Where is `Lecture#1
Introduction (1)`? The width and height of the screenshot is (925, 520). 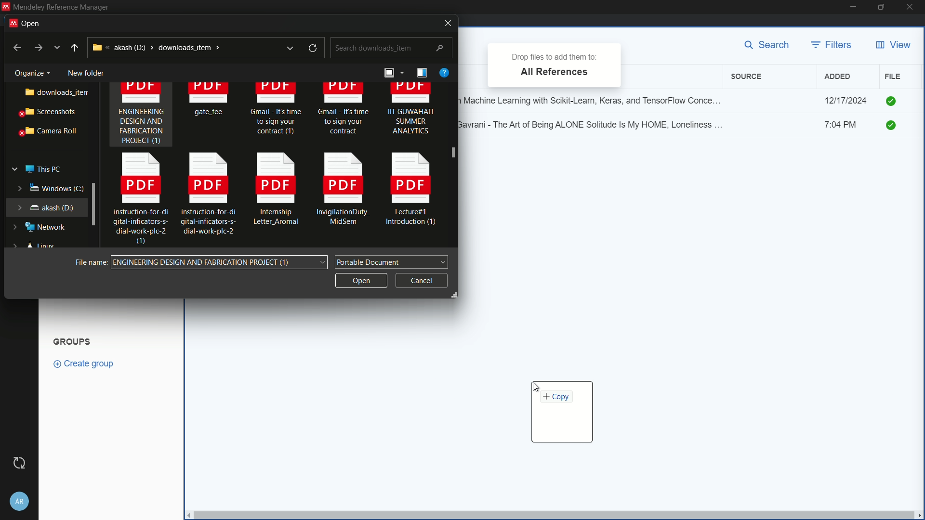 Lecture#1
Introduction (1) is located at coordinates (412, 192).